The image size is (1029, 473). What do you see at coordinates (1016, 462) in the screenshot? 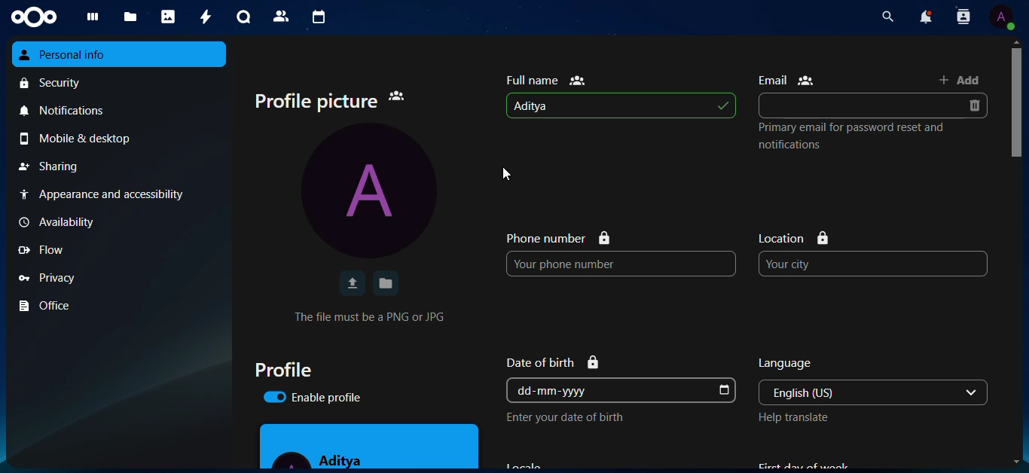
I see `scroll down` at bounding box center [1016, 462].